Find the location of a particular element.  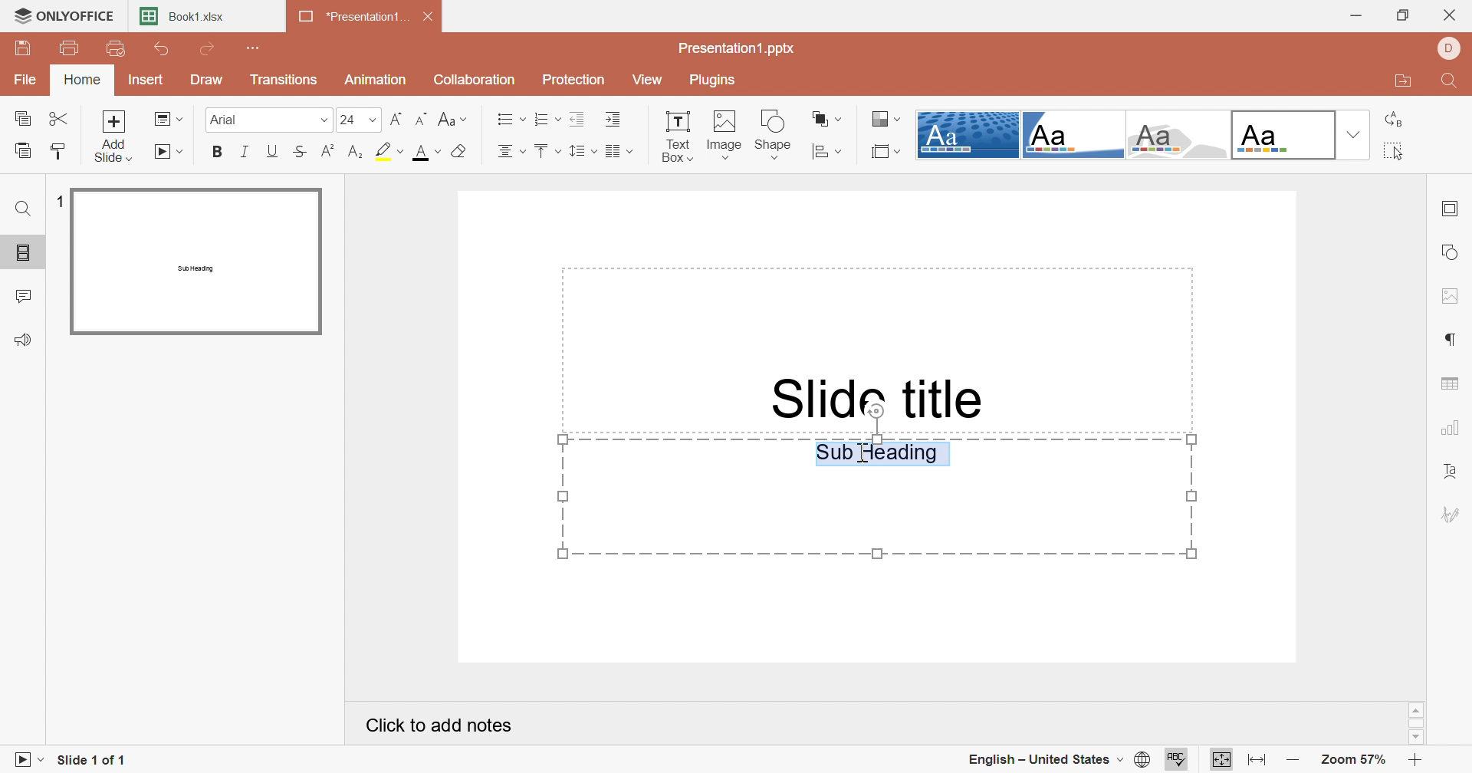

Book1.xlsx is located at coordinates (183, 15).